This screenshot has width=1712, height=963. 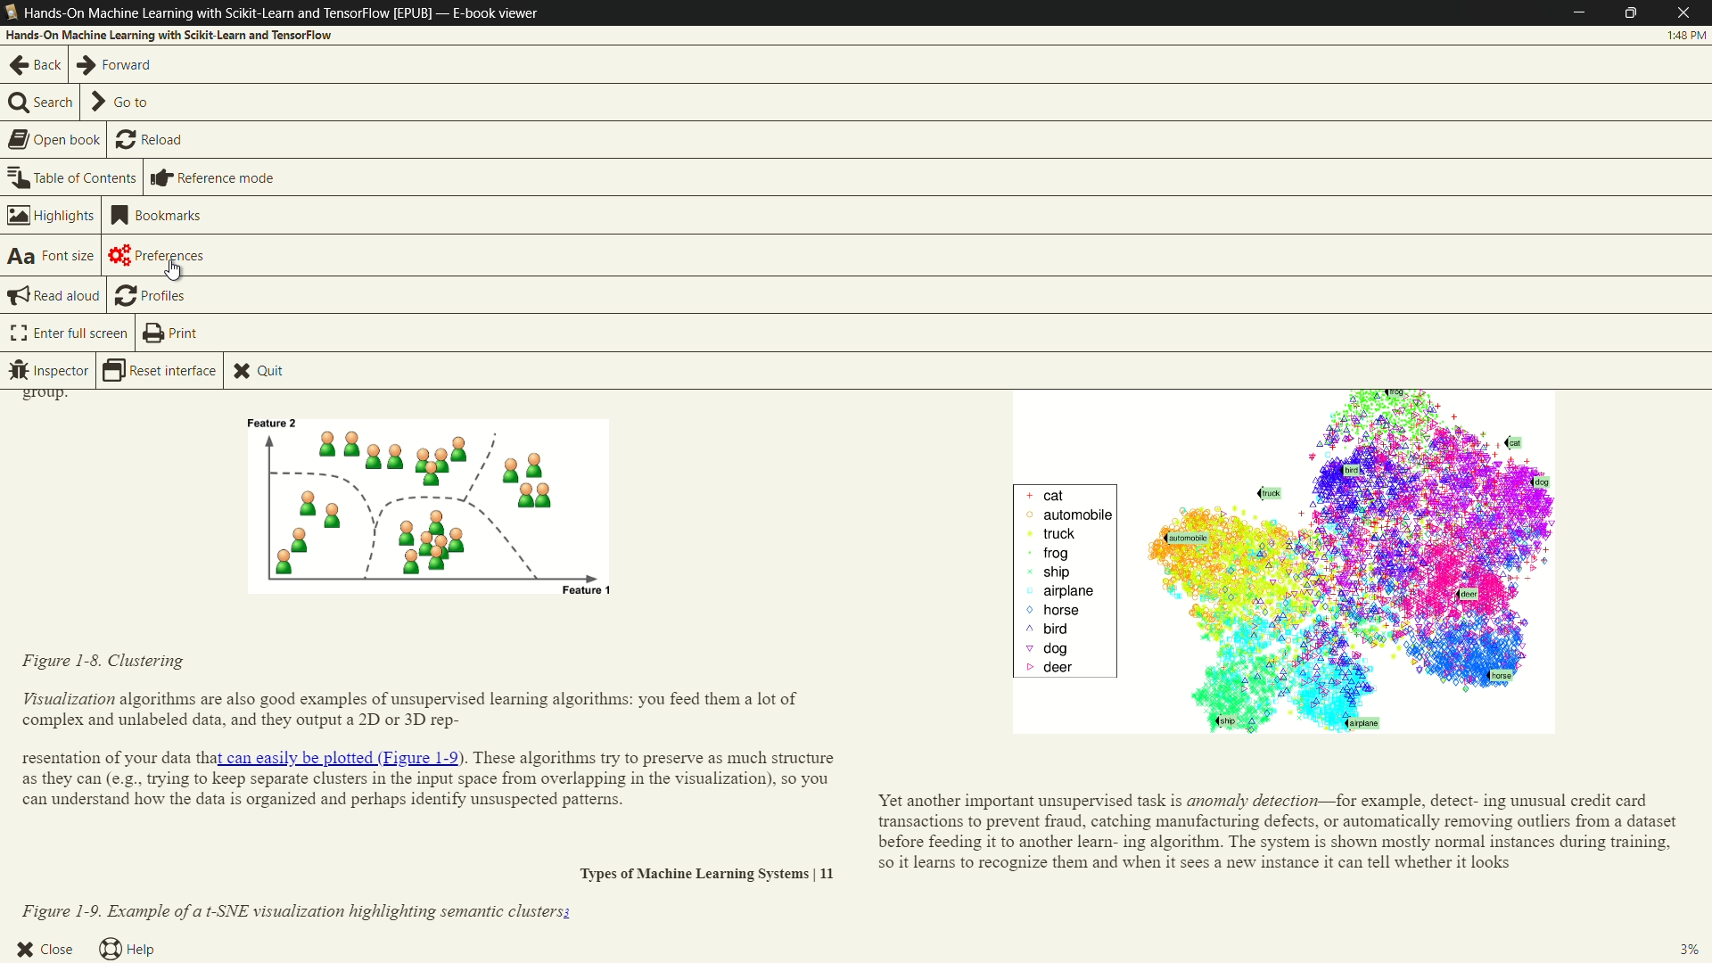 What do you see at coordinates (152, 141) in the screenshot?
I see `reload` at bounding box center [152, 141].